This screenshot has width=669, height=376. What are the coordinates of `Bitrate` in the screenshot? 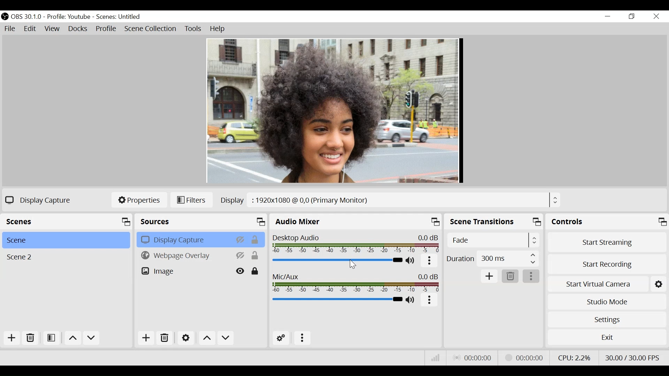 It's located at (436, 357).